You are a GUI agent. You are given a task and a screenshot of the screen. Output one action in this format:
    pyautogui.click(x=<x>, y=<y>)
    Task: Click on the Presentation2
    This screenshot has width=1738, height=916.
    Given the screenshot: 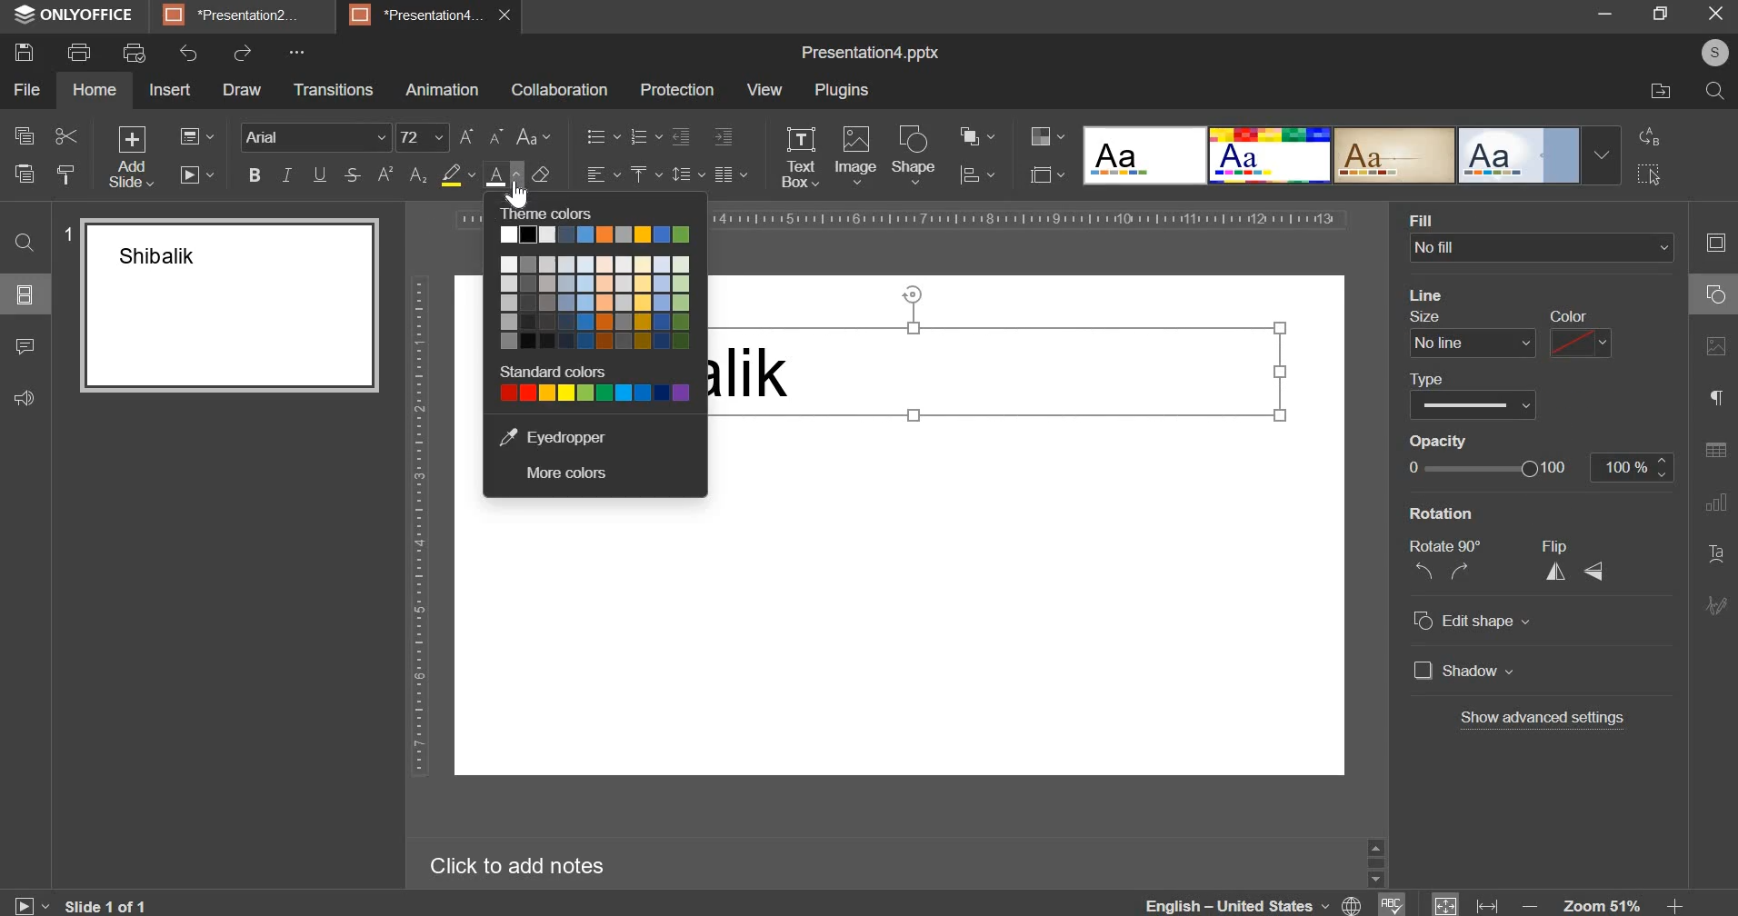 What is the action you would take?
    pyautogui.click(x=241, y=17)
    